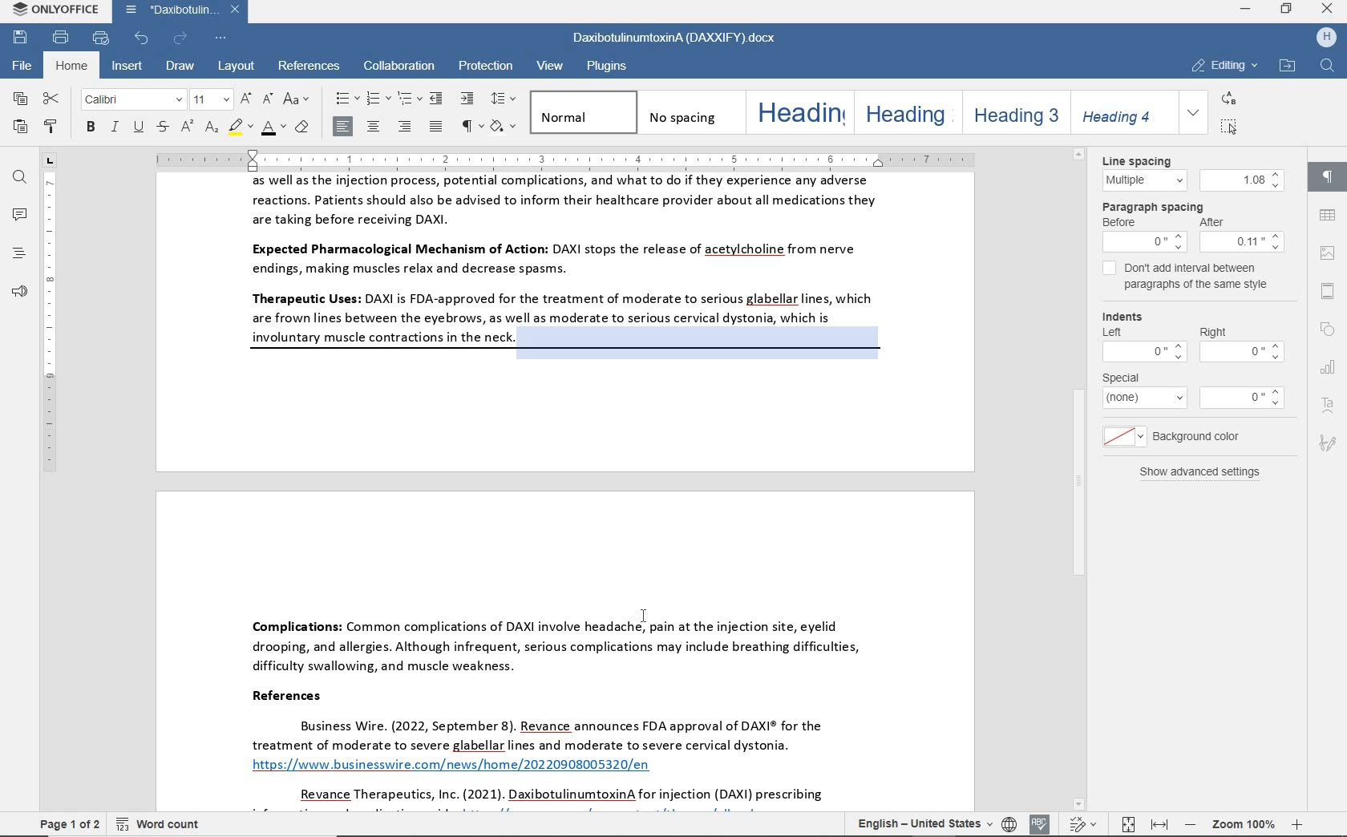 The image size is (1347, 837). Describe the element at coordinates (1329, 366) in the screenshot. I see `chart` at that location.